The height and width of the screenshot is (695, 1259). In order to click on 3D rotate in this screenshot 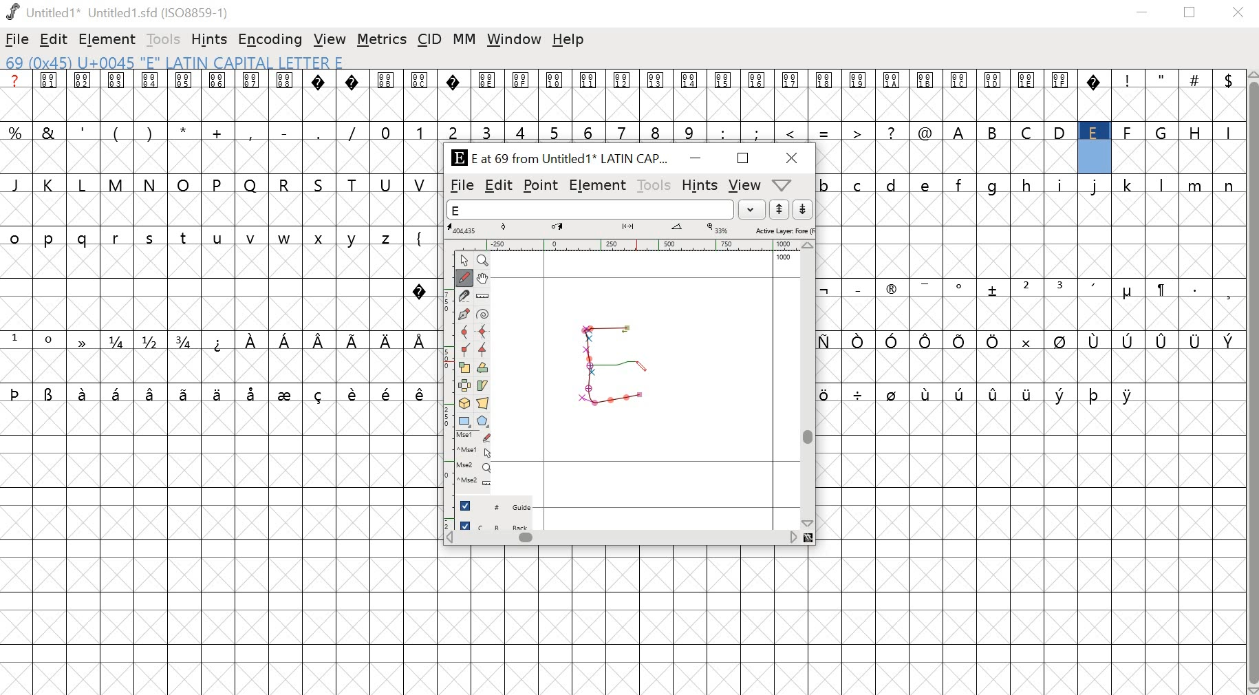, I will do `click(464, 405)`.